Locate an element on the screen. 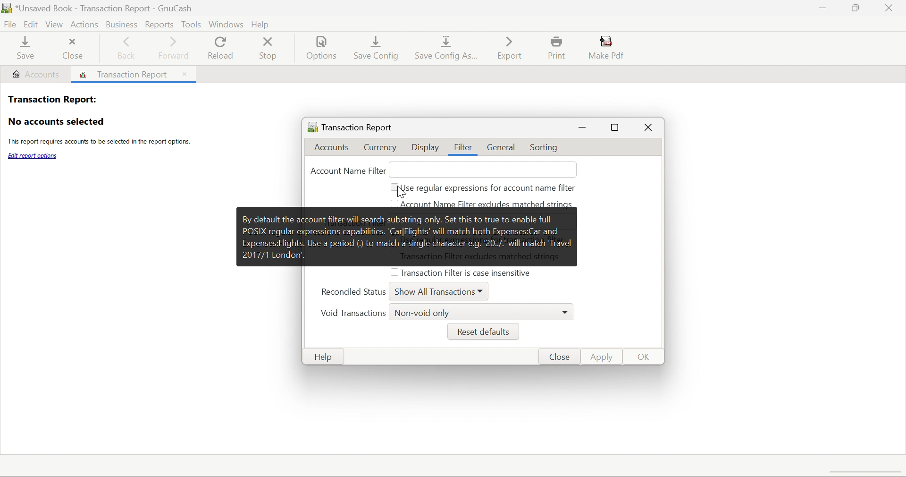 The height and width of the screenshot is (477, 906). Save config As... is located at coordinates (448, 49).